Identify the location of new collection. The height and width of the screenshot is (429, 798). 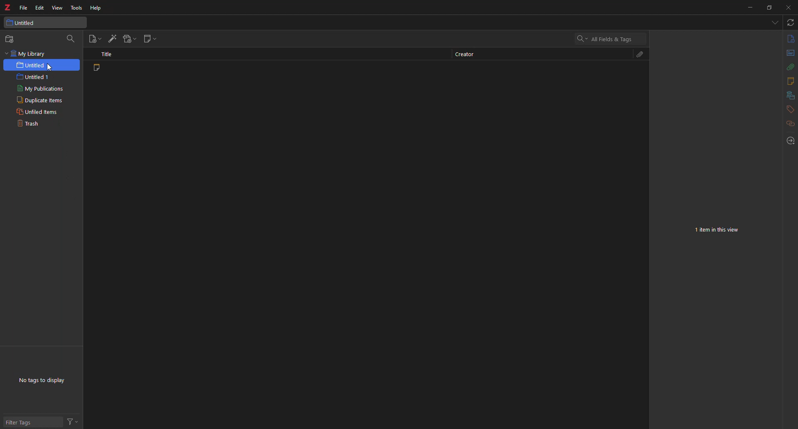
(11, 39).